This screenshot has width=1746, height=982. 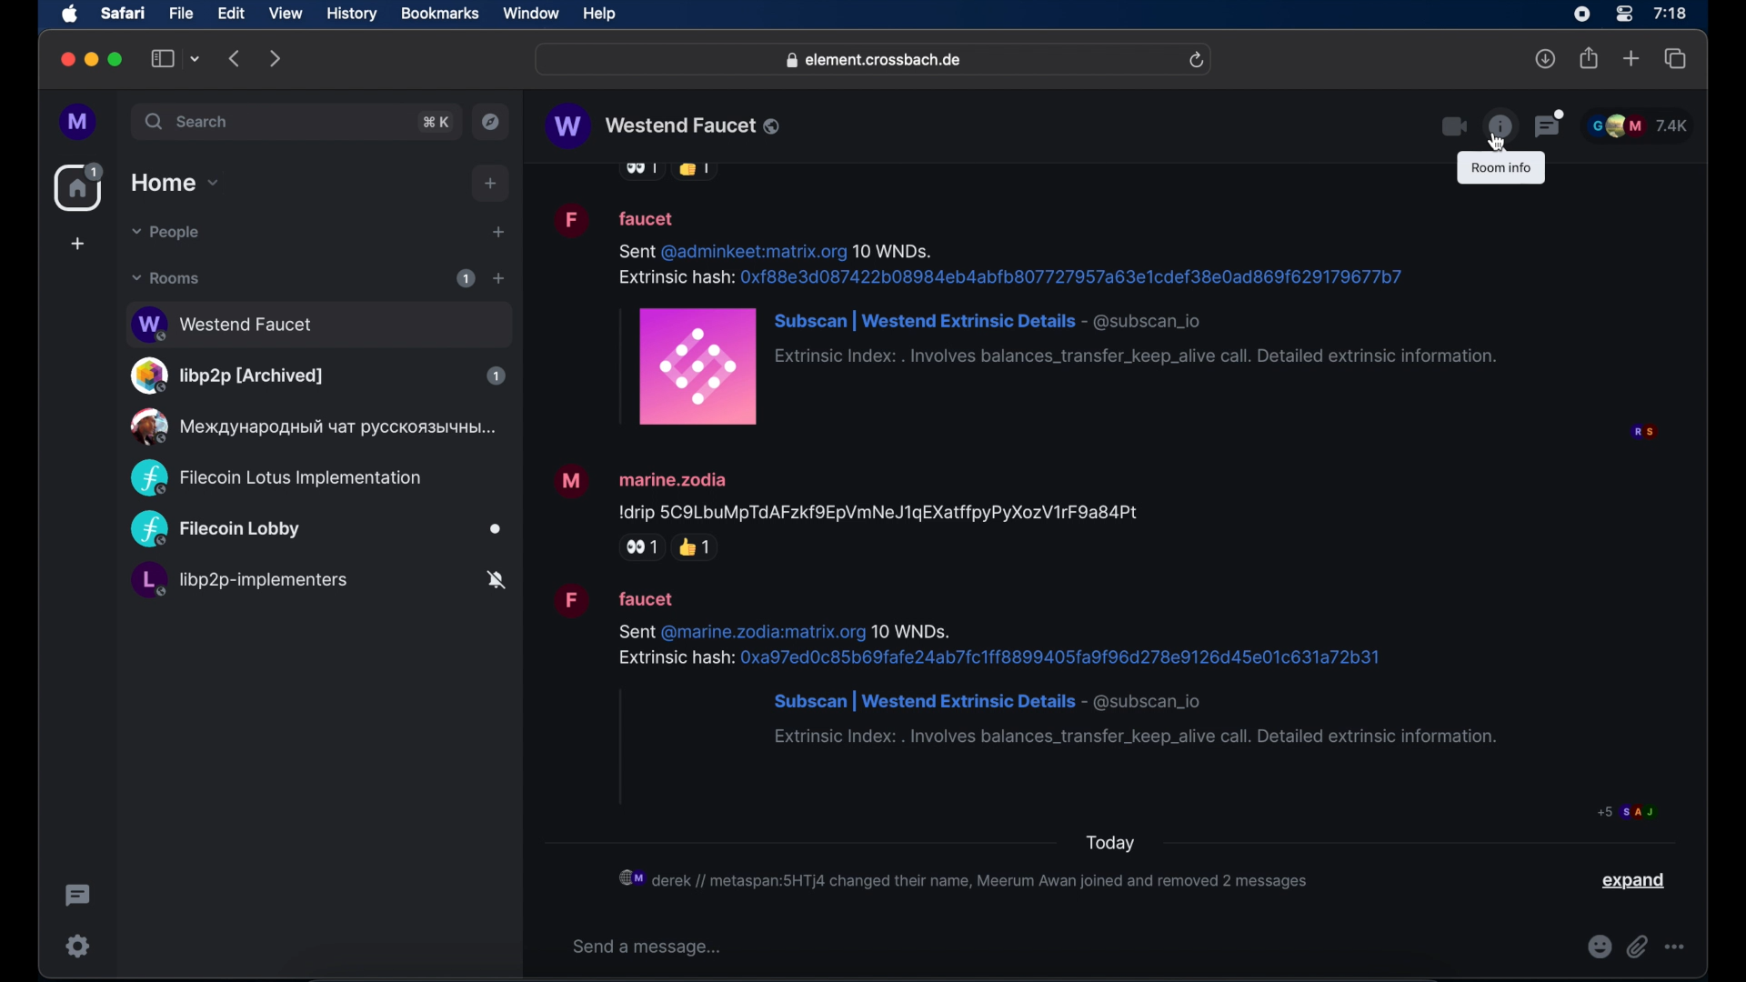 What do you see at coordinates (316, 530) in the screenshot?
I see `public room` at bounding box center [316, 530].